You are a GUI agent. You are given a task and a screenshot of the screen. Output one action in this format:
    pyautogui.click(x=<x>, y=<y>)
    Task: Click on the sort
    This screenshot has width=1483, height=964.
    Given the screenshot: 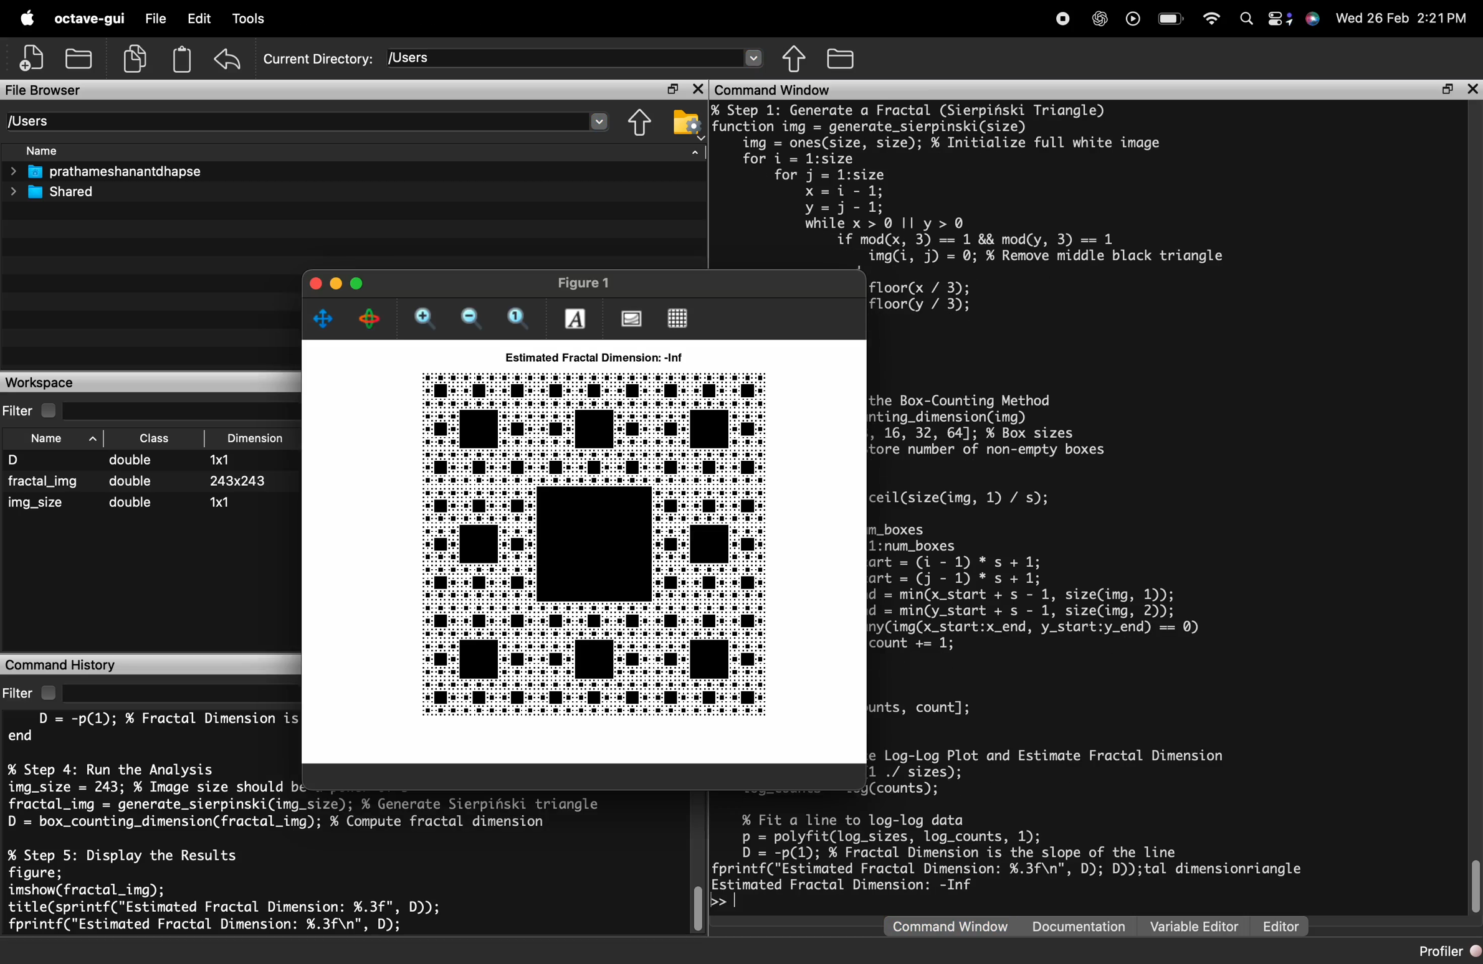 What is the action you would take?
    pyautogui.click(x=695, y=154)
    